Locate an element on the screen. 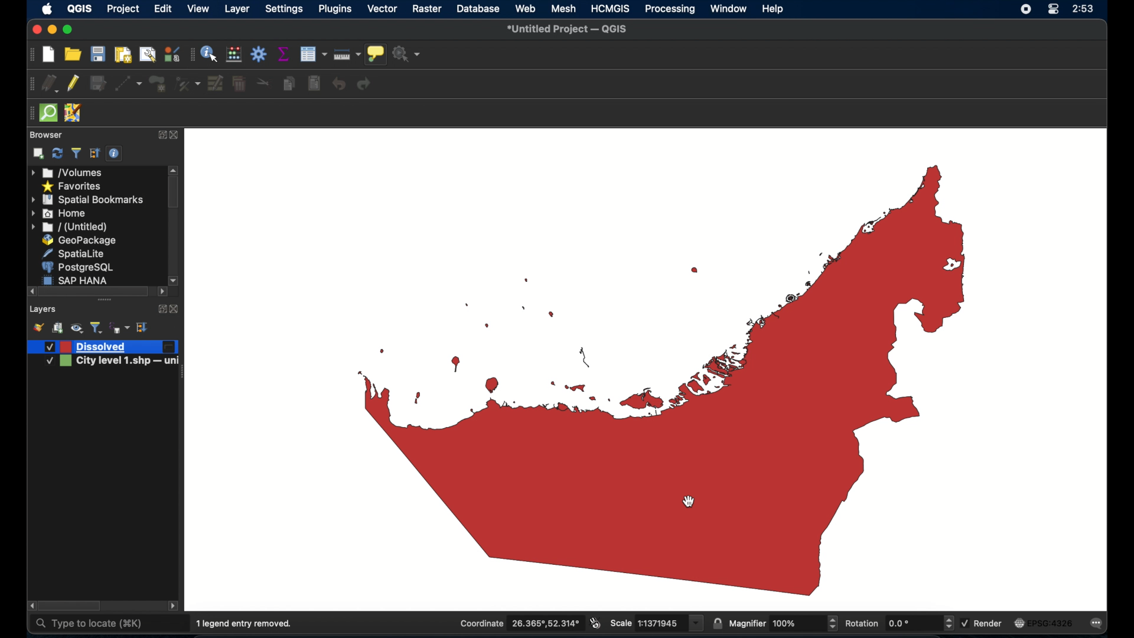 The height and width of the screenshot is (638, 1134). postgresql is located at coordinates (79, 267).